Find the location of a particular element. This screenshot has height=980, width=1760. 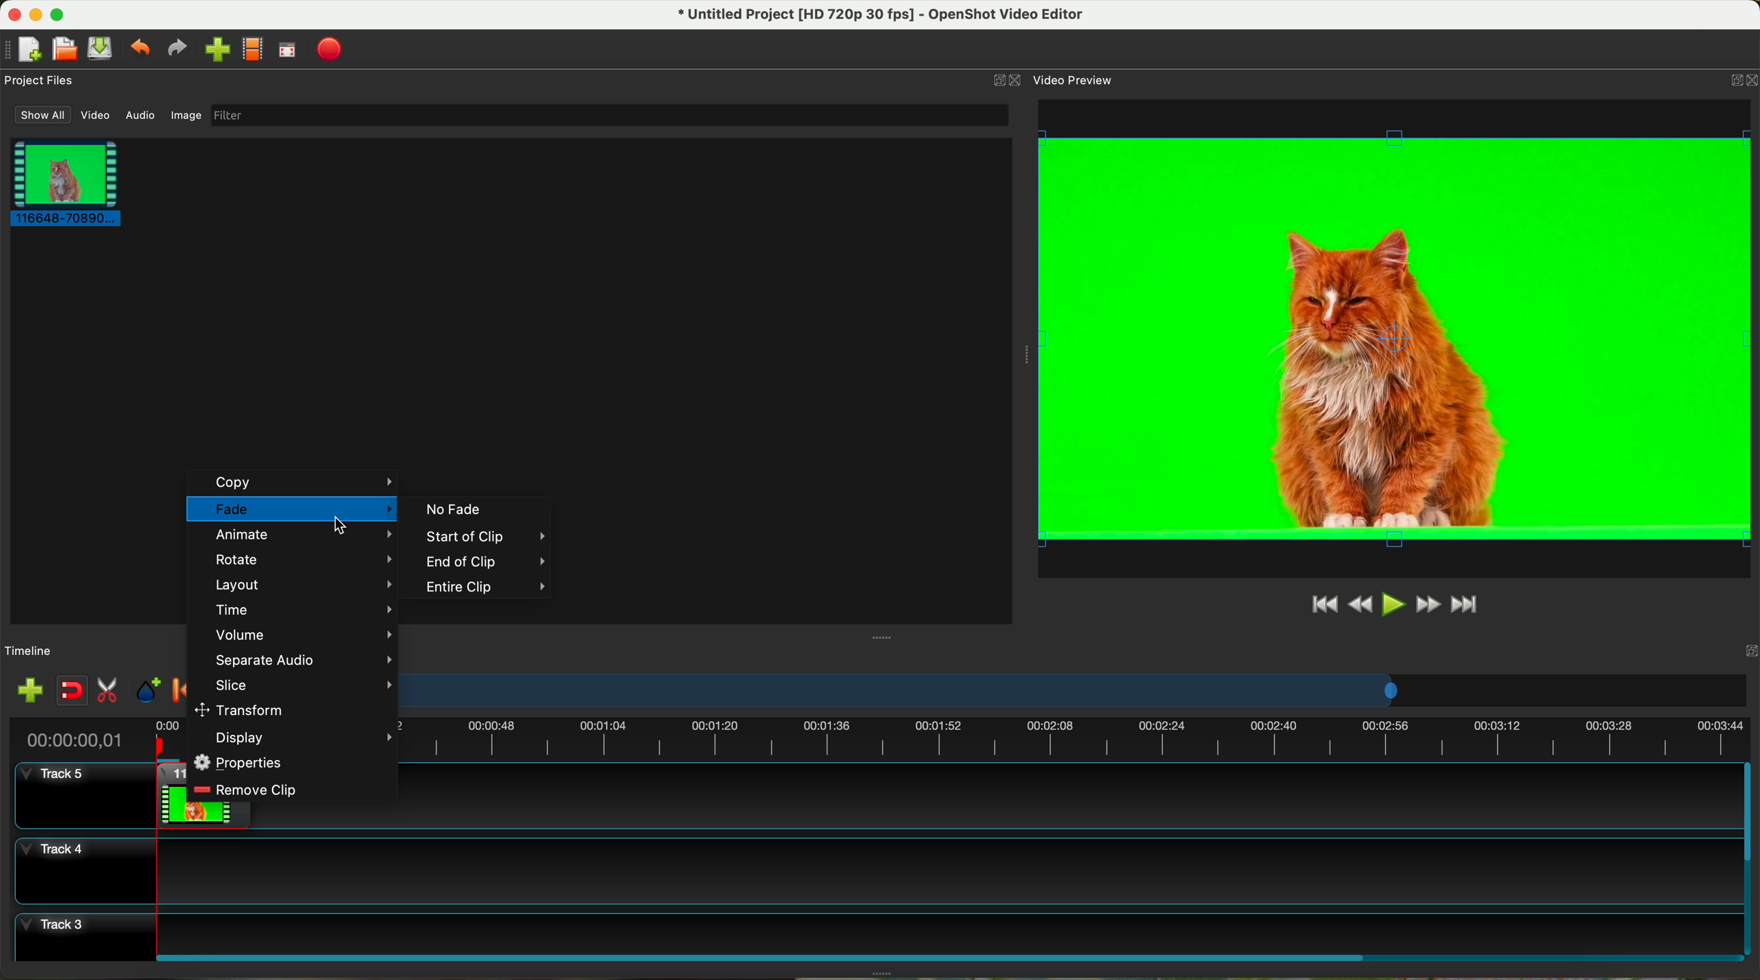

display is located at coordinates (304, 738).